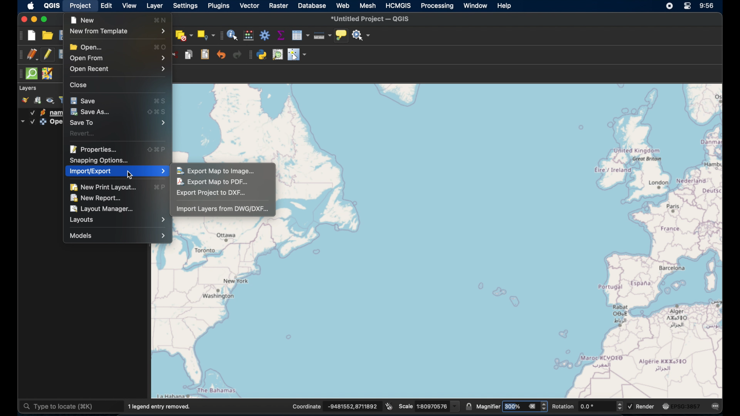 The image size is (740, 416). What do you see at coordinates (160, 47) in the screenshot?
I see `open shortcut` at bounding box center [160, 47].